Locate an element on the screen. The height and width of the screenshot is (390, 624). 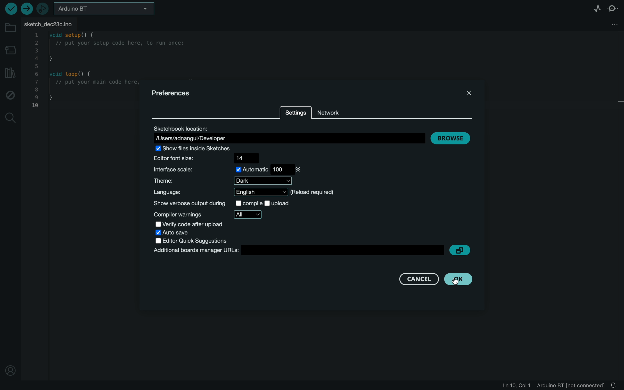
browse is located at coordinates (451, 138).